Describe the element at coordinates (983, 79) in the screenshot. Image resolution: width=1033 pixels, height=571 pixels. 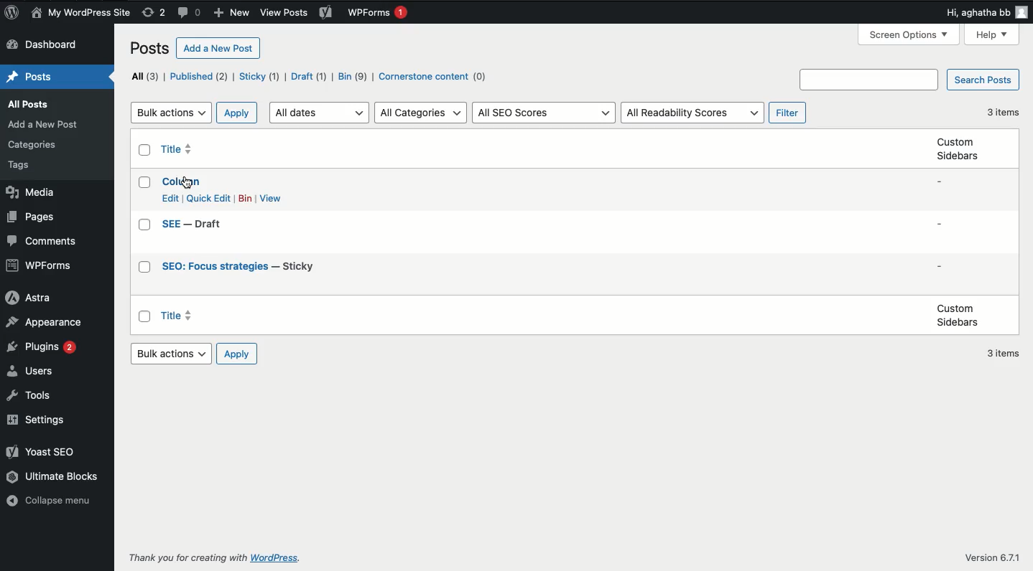
I see `Search posts` at that location.